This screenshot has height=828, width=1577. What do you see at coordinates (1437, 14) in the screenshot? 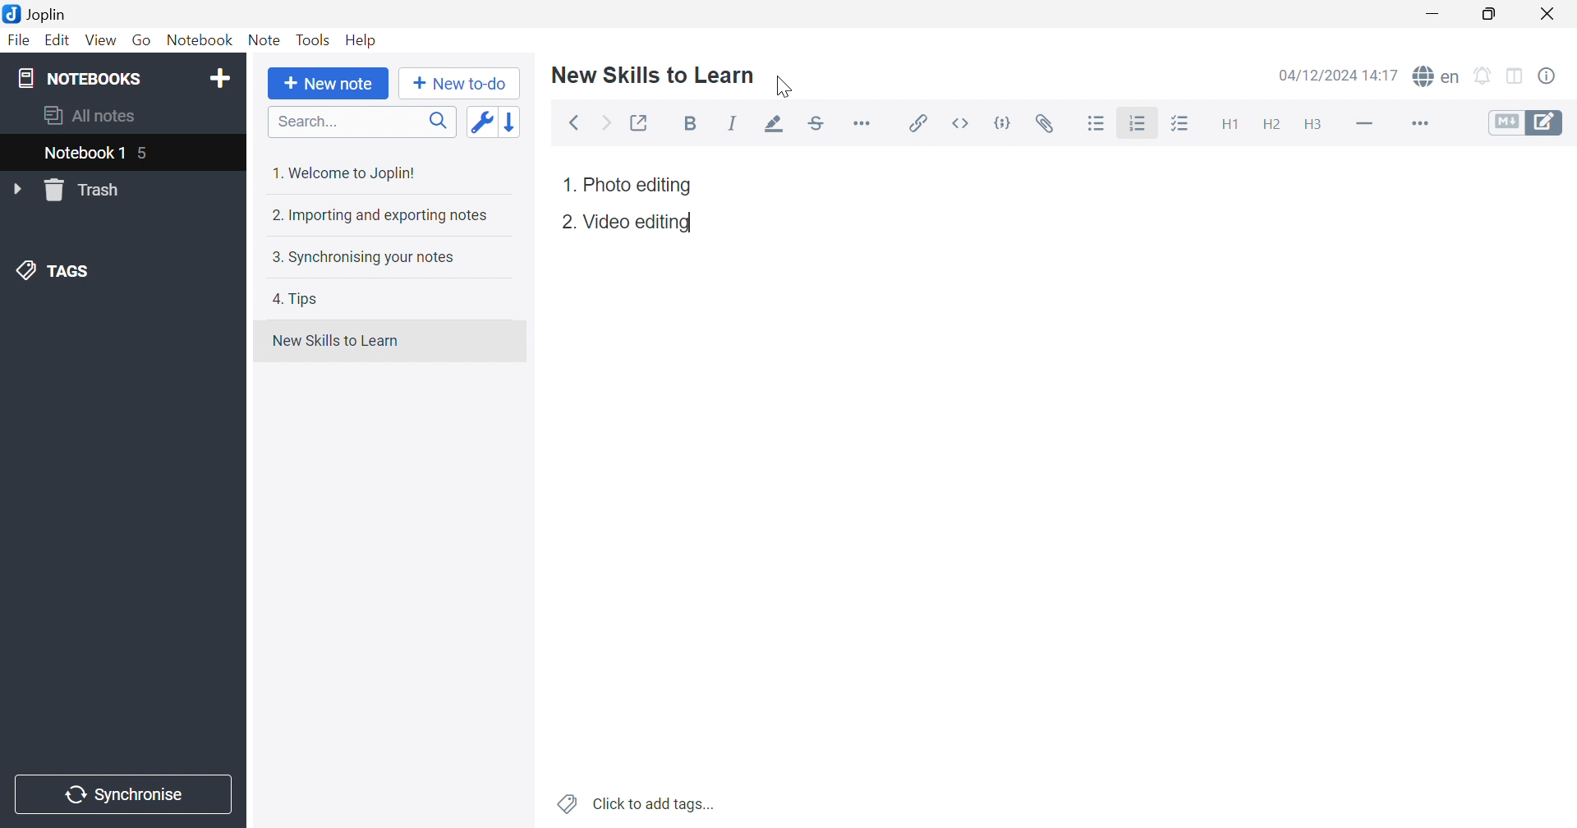
I see `Minimize` at bounding box center [1437, 14].